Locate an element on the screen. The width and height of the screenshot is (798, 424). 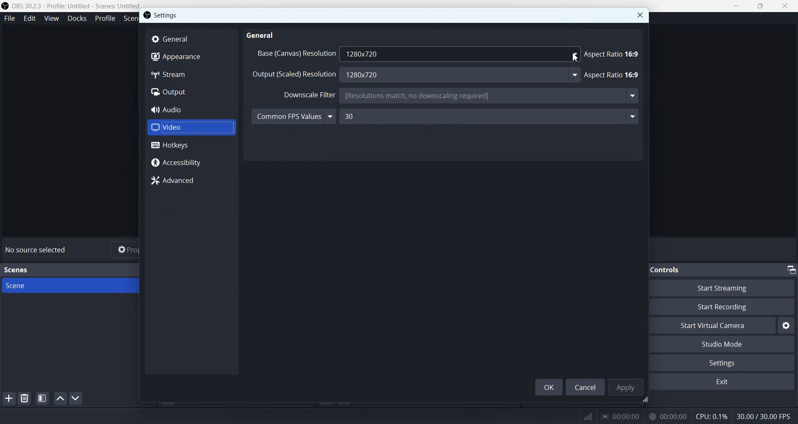
Output (Scaled) Resolution is located at coordinates (458, 76).